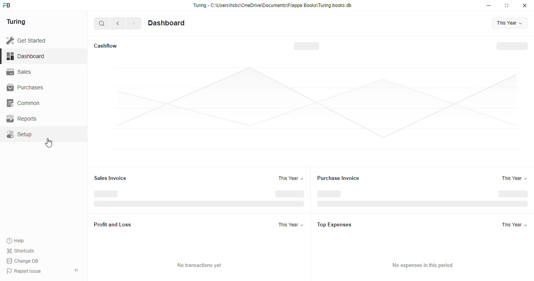 This screenshot has height=281, width=534. Describe the element at coordinates (25, 87) in the screenshot. I see `purchases` at that location.